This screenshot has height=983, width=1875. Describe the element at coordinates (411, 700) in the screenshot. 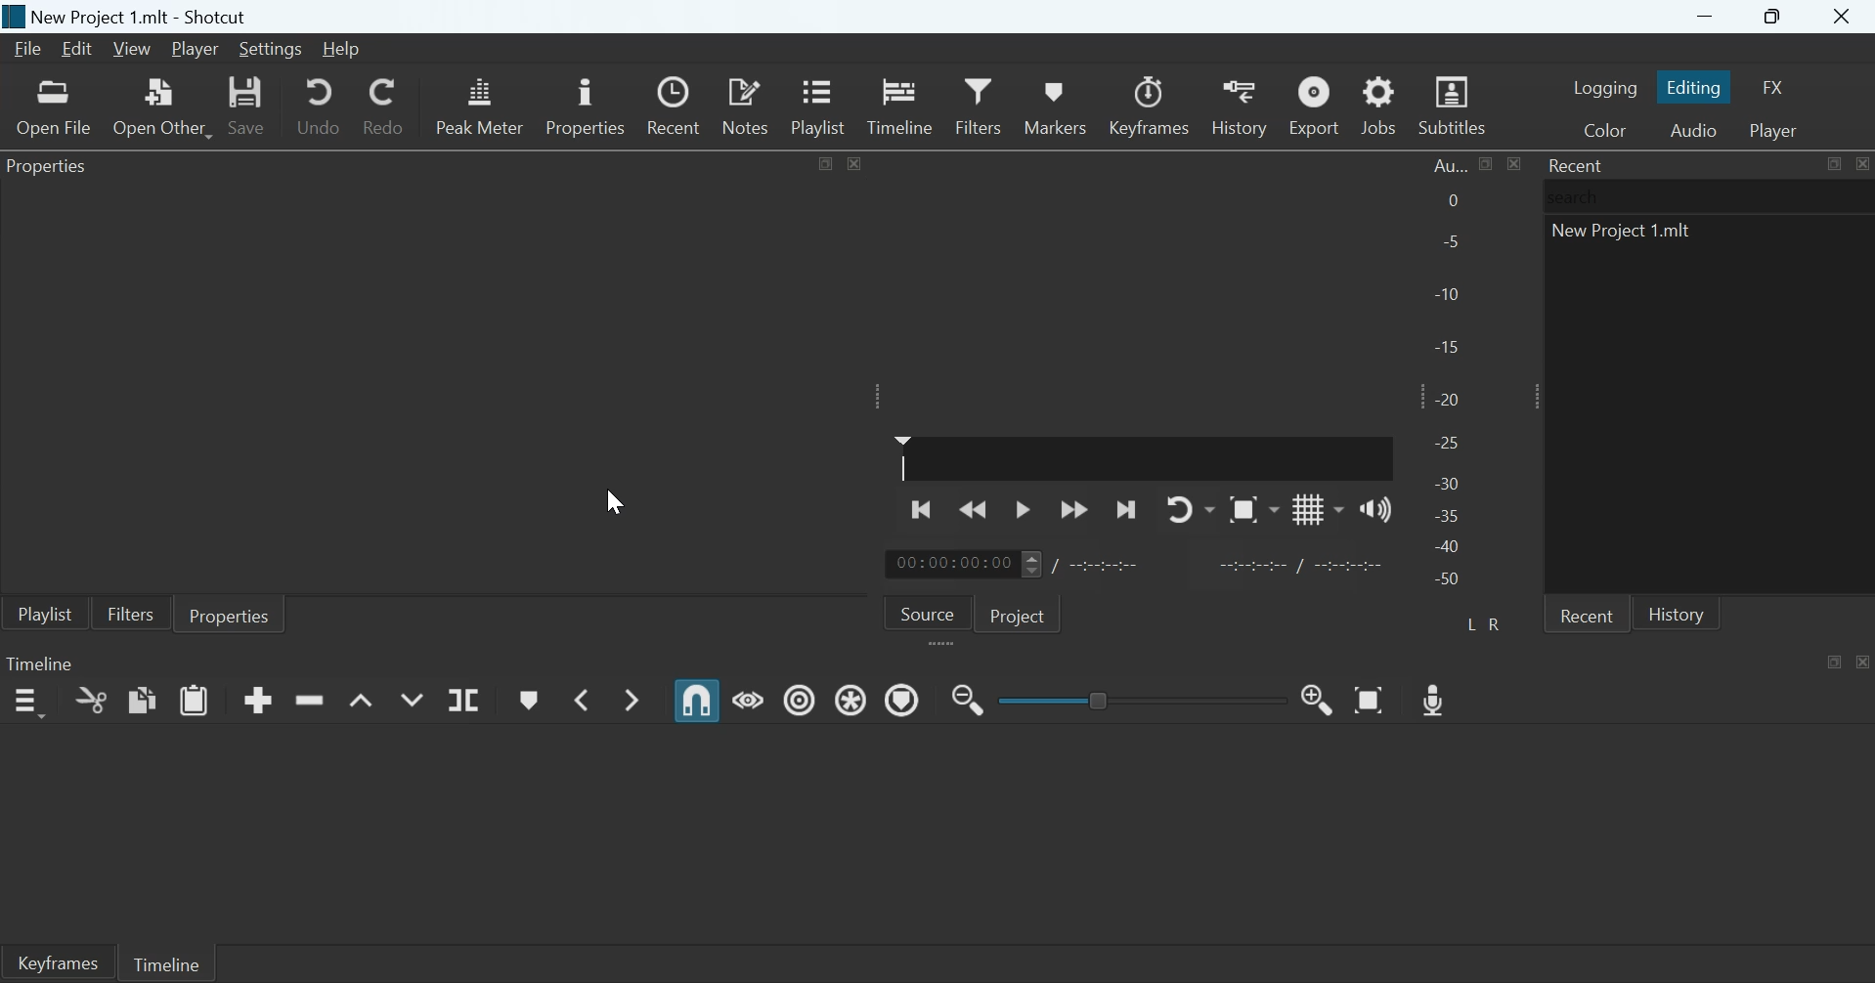

I see `Overwrite` at that location.